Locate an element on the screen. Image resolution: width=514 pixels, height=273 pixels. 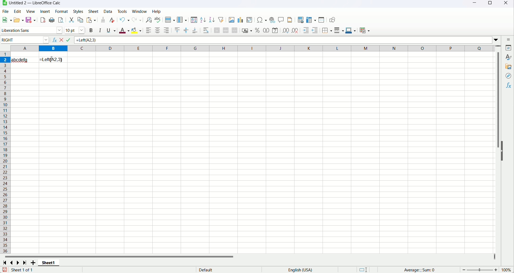
cut is located at coordinates (71, 20).